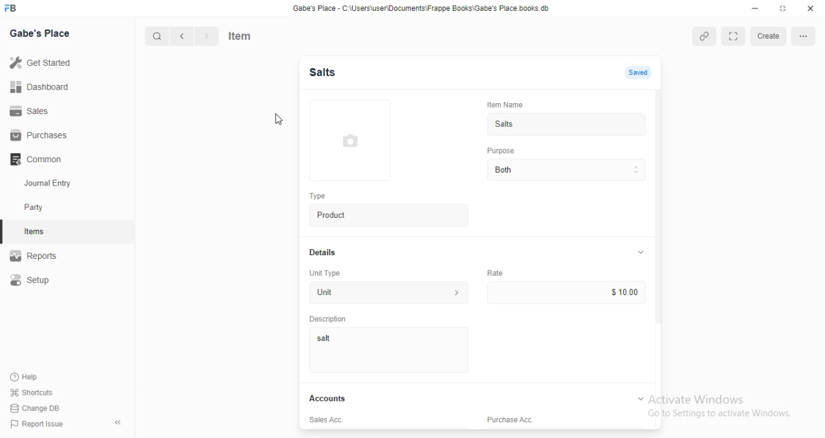 This screenshot has height=438, width=825. I want to click on Sales, so click(34, 110).